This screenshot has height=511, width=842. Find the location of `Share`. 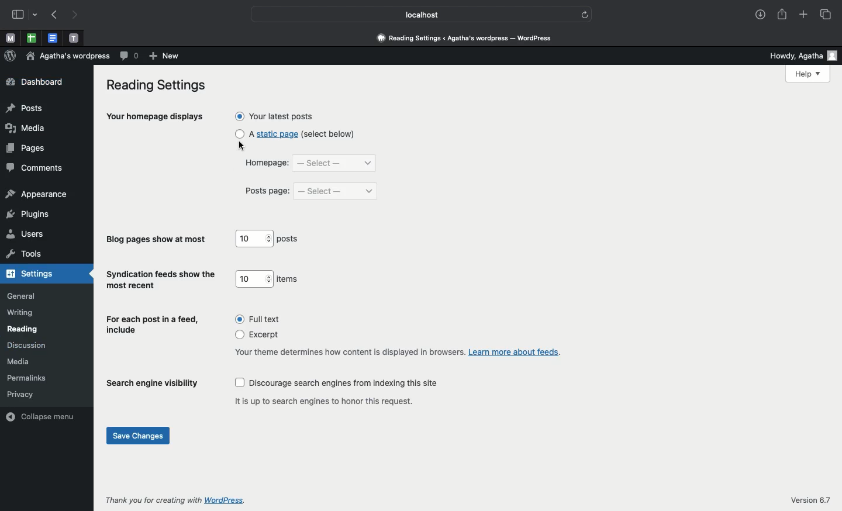

Share is located at coordinates (780, 13).